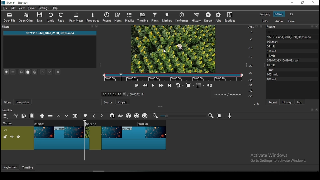 The image size is (320, 180). Describe the element at coordinates (172, 77) in the screenshot. I see `Progress bar` at that location.